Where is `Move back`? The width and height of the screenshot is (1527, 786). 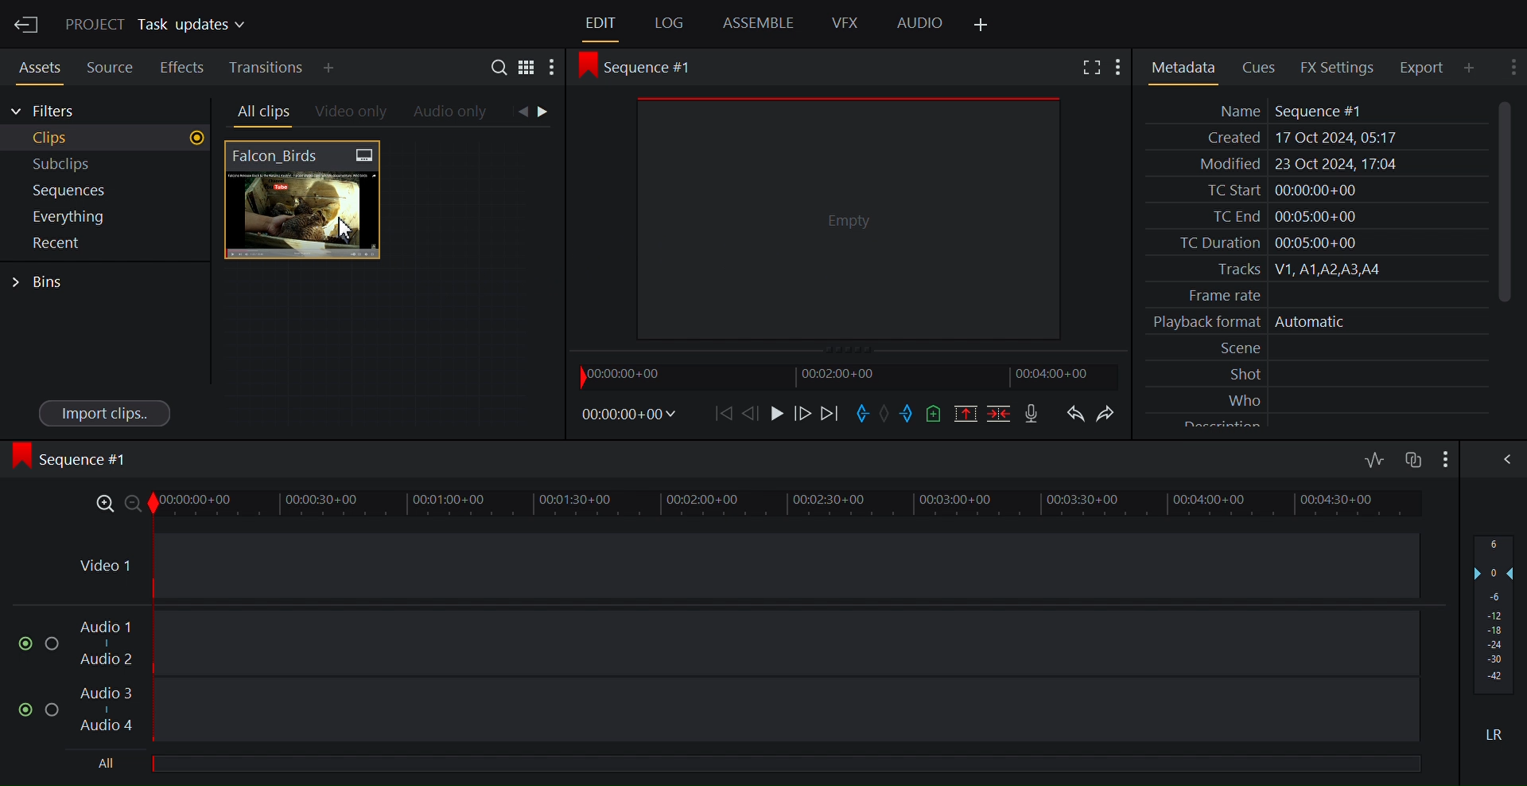
Move back is located at coordinates (726, 414).